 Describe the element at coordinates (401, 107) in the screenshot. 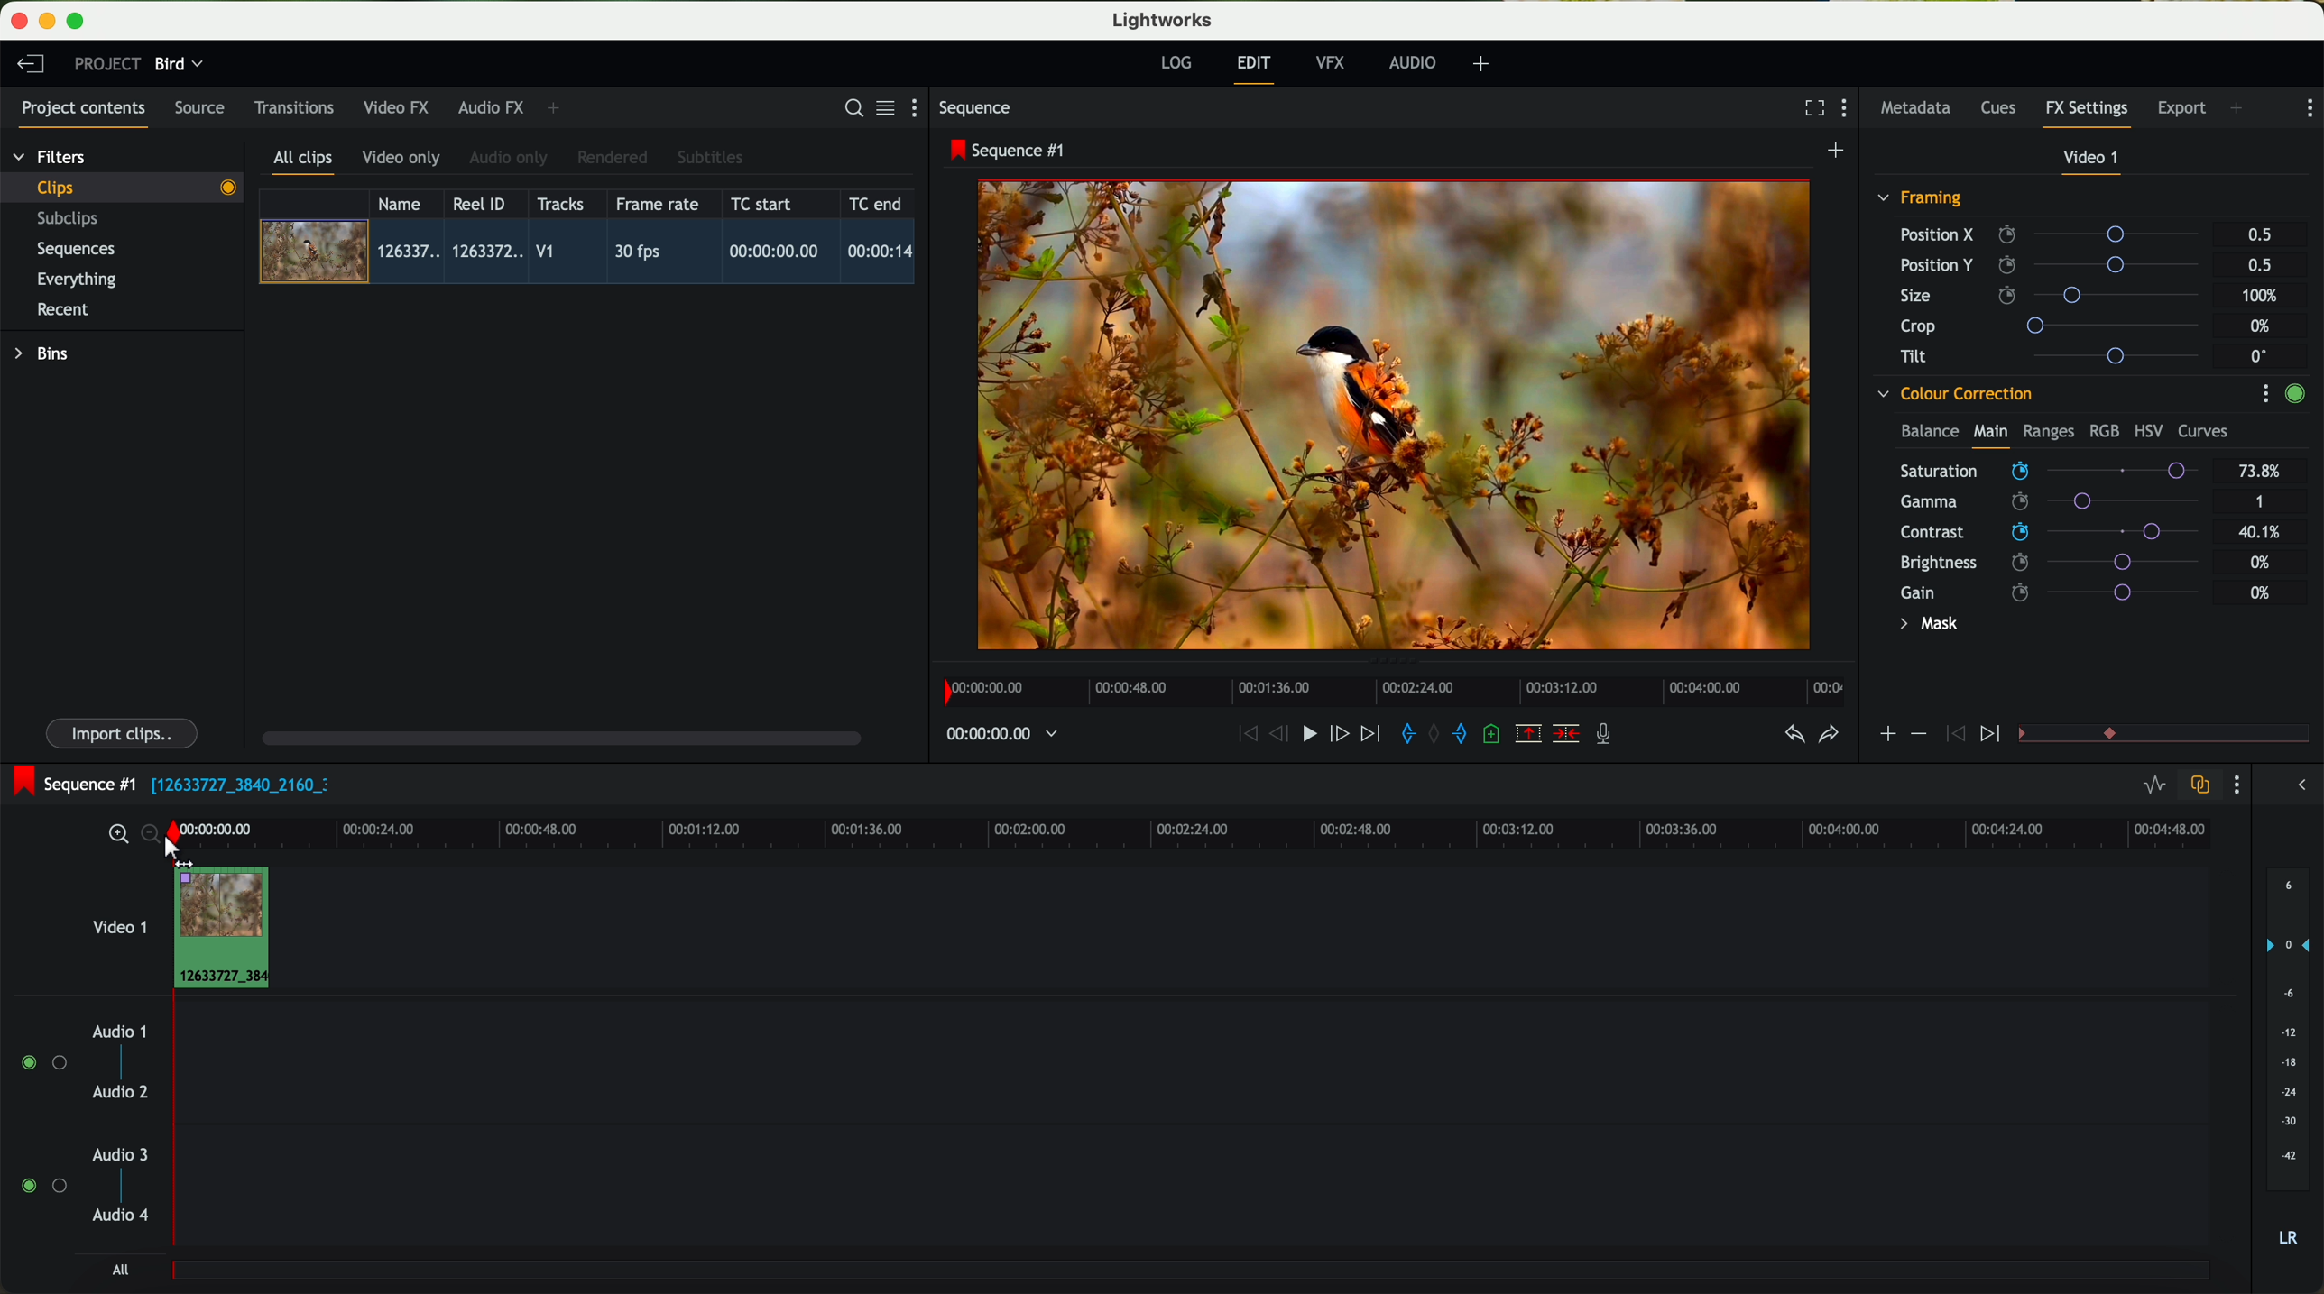

I see `video FX` at that location.